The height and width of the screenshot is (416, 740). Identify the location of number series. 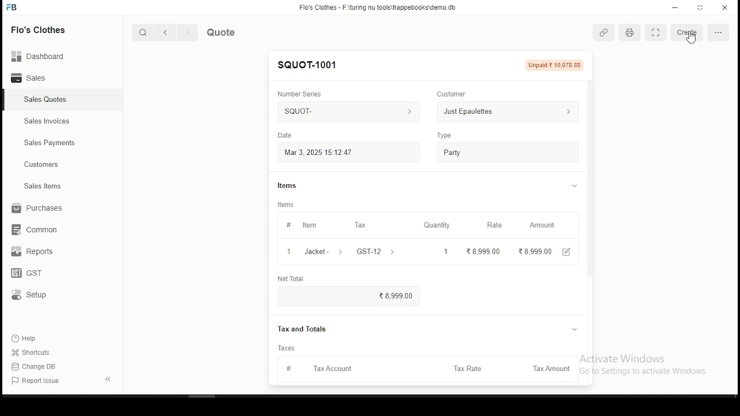
(302, 90).